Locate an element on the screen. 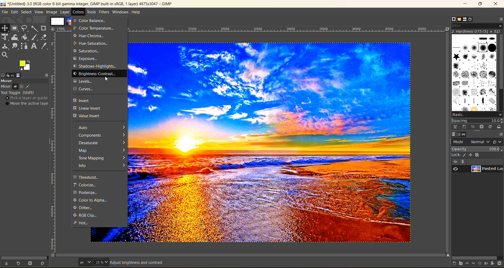  spacing is located at coordinates (478, 121).